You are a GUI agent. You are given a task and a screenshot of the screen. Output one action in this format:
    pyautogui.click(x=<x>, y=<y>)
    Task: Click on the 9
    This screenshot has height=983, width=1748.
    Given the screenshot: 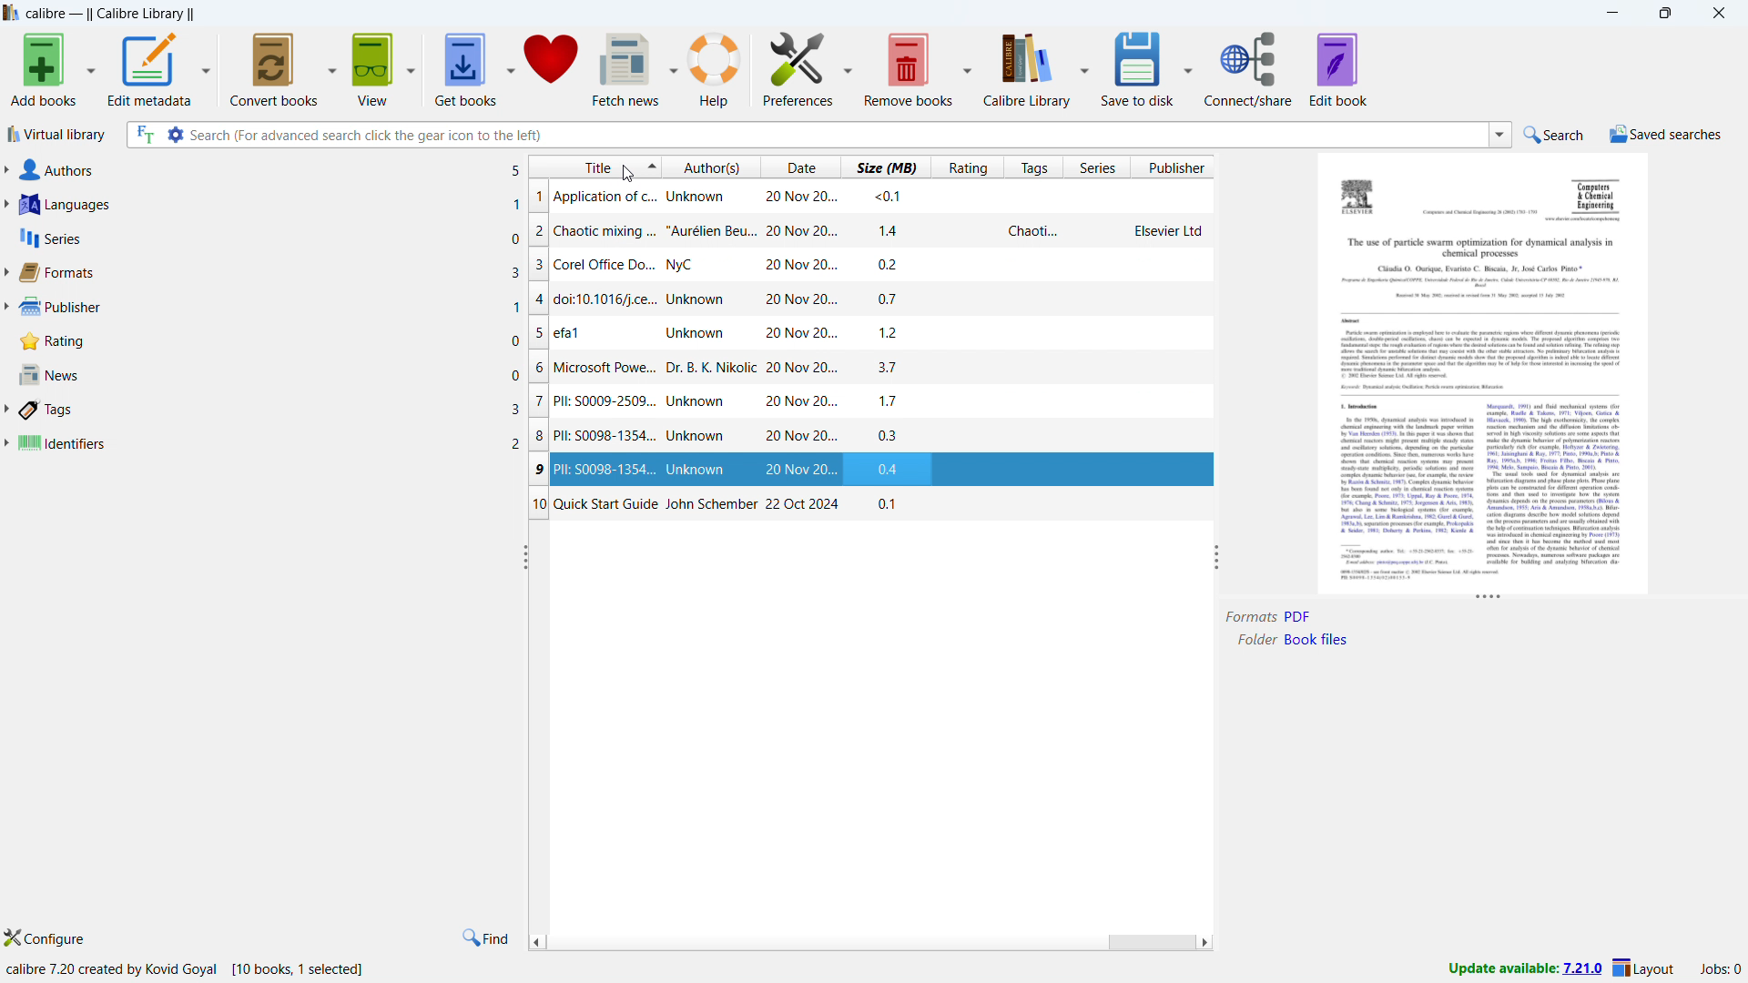 What is the action you would take?
    pyautogui.click(x=539, y=470)
    